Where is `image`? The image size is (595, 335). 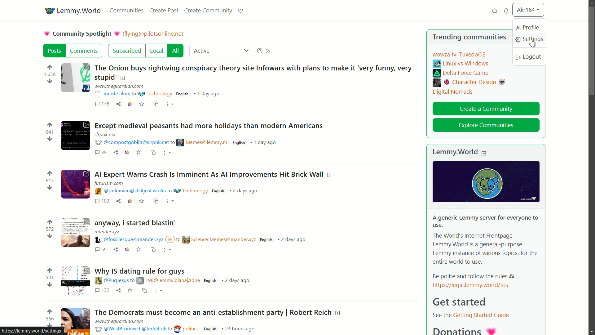
image is located at coordinates (77, 78).